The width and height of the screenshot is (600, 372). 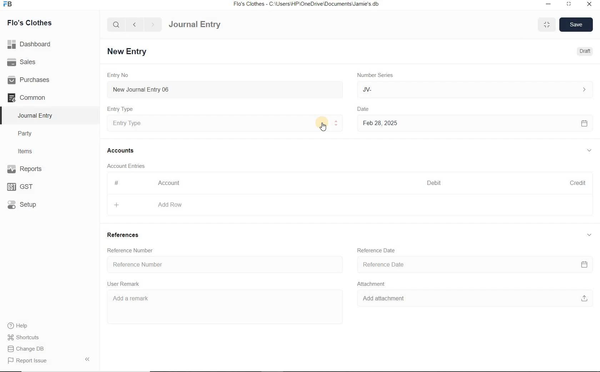 What do you see at coordinates (132, 250) in the screenshot?
I see `Reference Number` at bounding box center [132, 250].